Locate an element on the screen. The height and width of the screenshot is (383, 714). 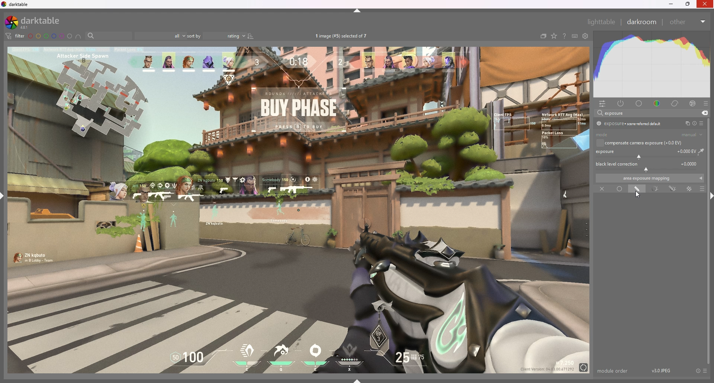
darktable is located at coordinates (16, 4).